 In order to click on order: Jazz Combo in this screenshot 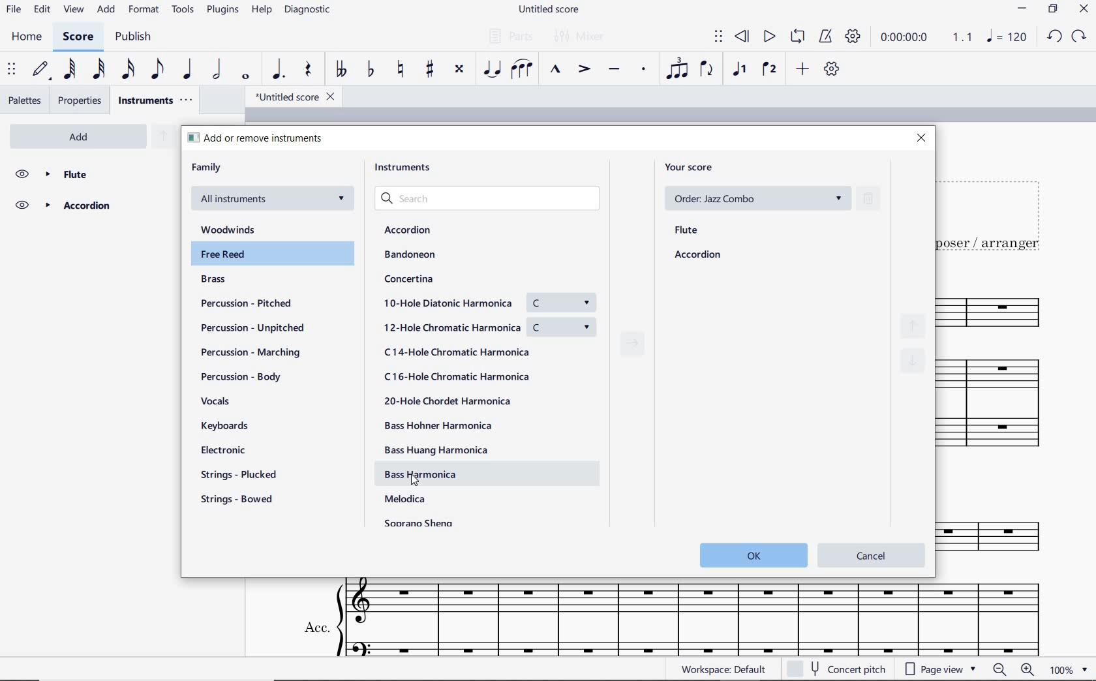, I will do `click(756, 198)`.